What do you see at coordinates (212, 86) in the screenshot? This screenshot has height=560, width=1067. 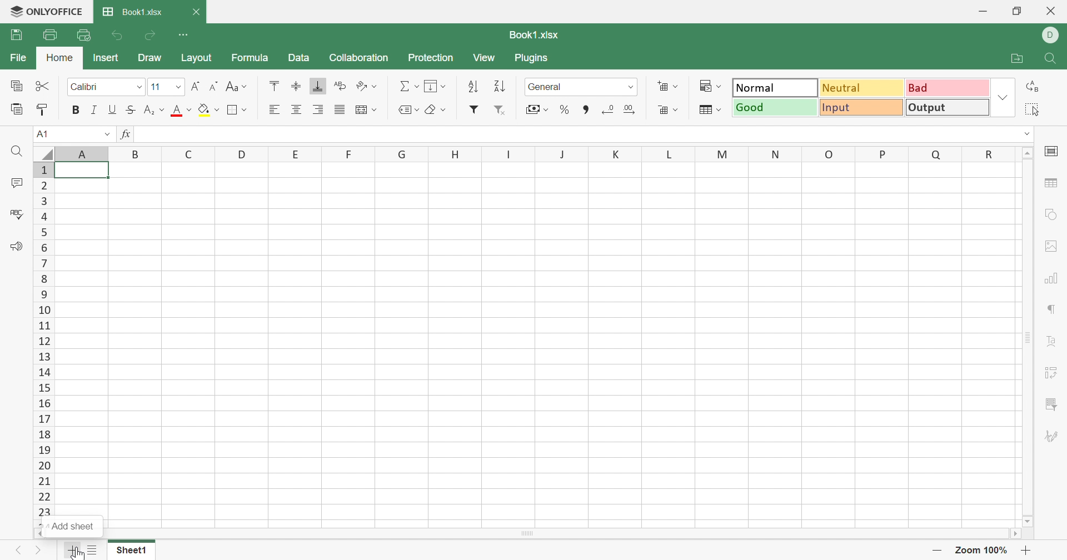 I see `Decrement font size` at bounding box center [212, 86].